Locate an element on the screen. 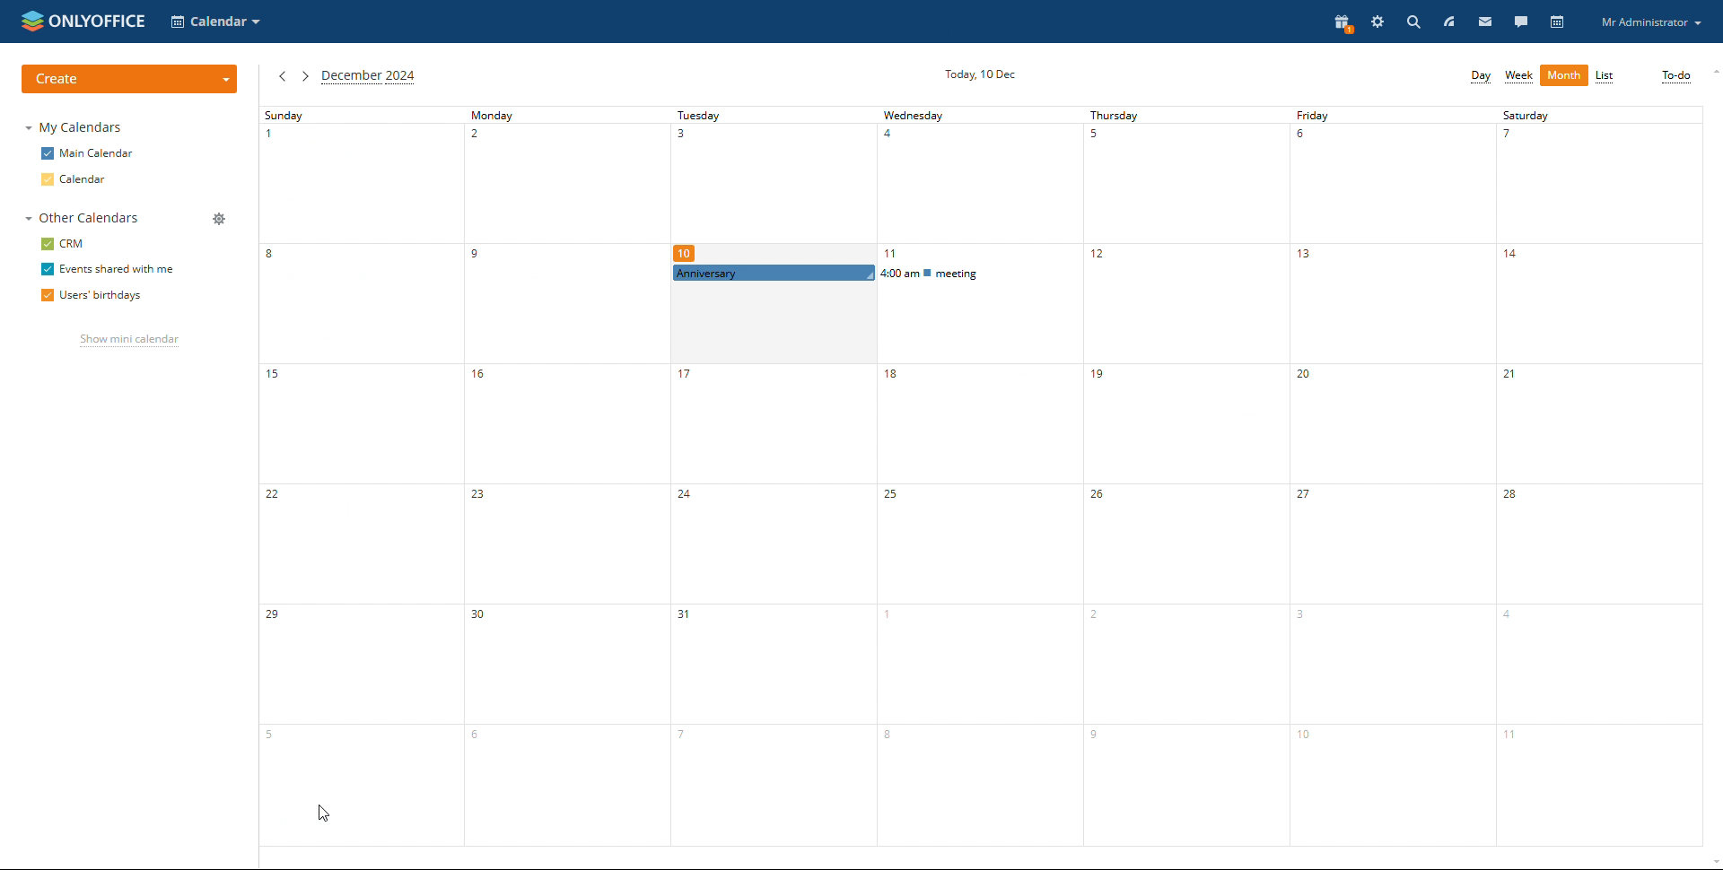 The height and width of the screenshot is (870, 1723). select application is located at coordinates (217, 21).